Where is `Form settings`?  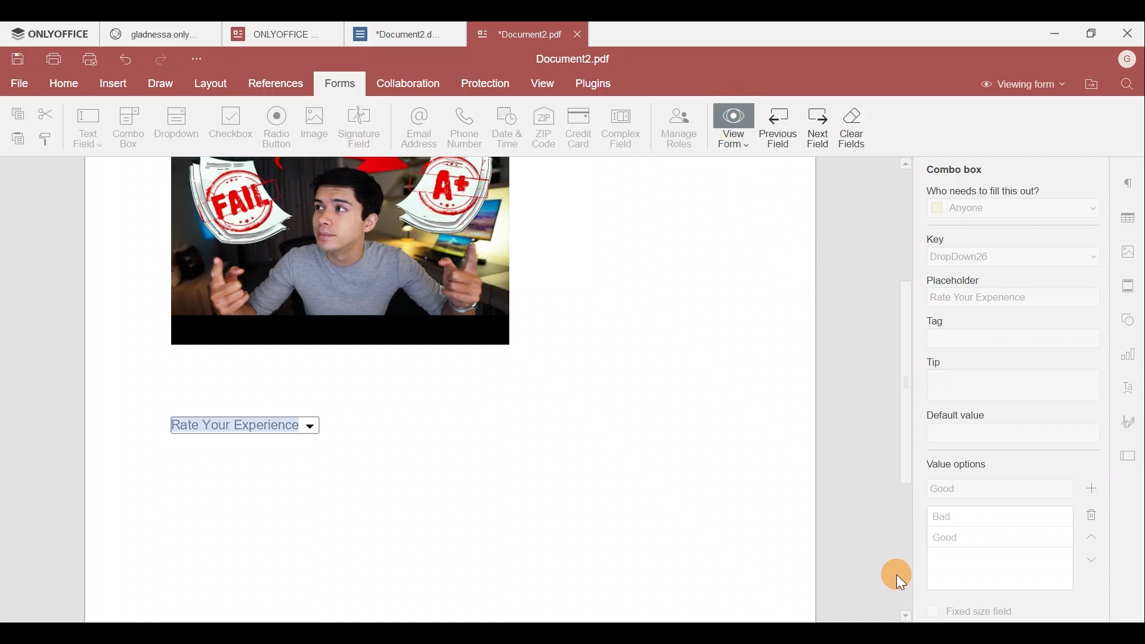 Form settings is located at coordinates (1128, 455).